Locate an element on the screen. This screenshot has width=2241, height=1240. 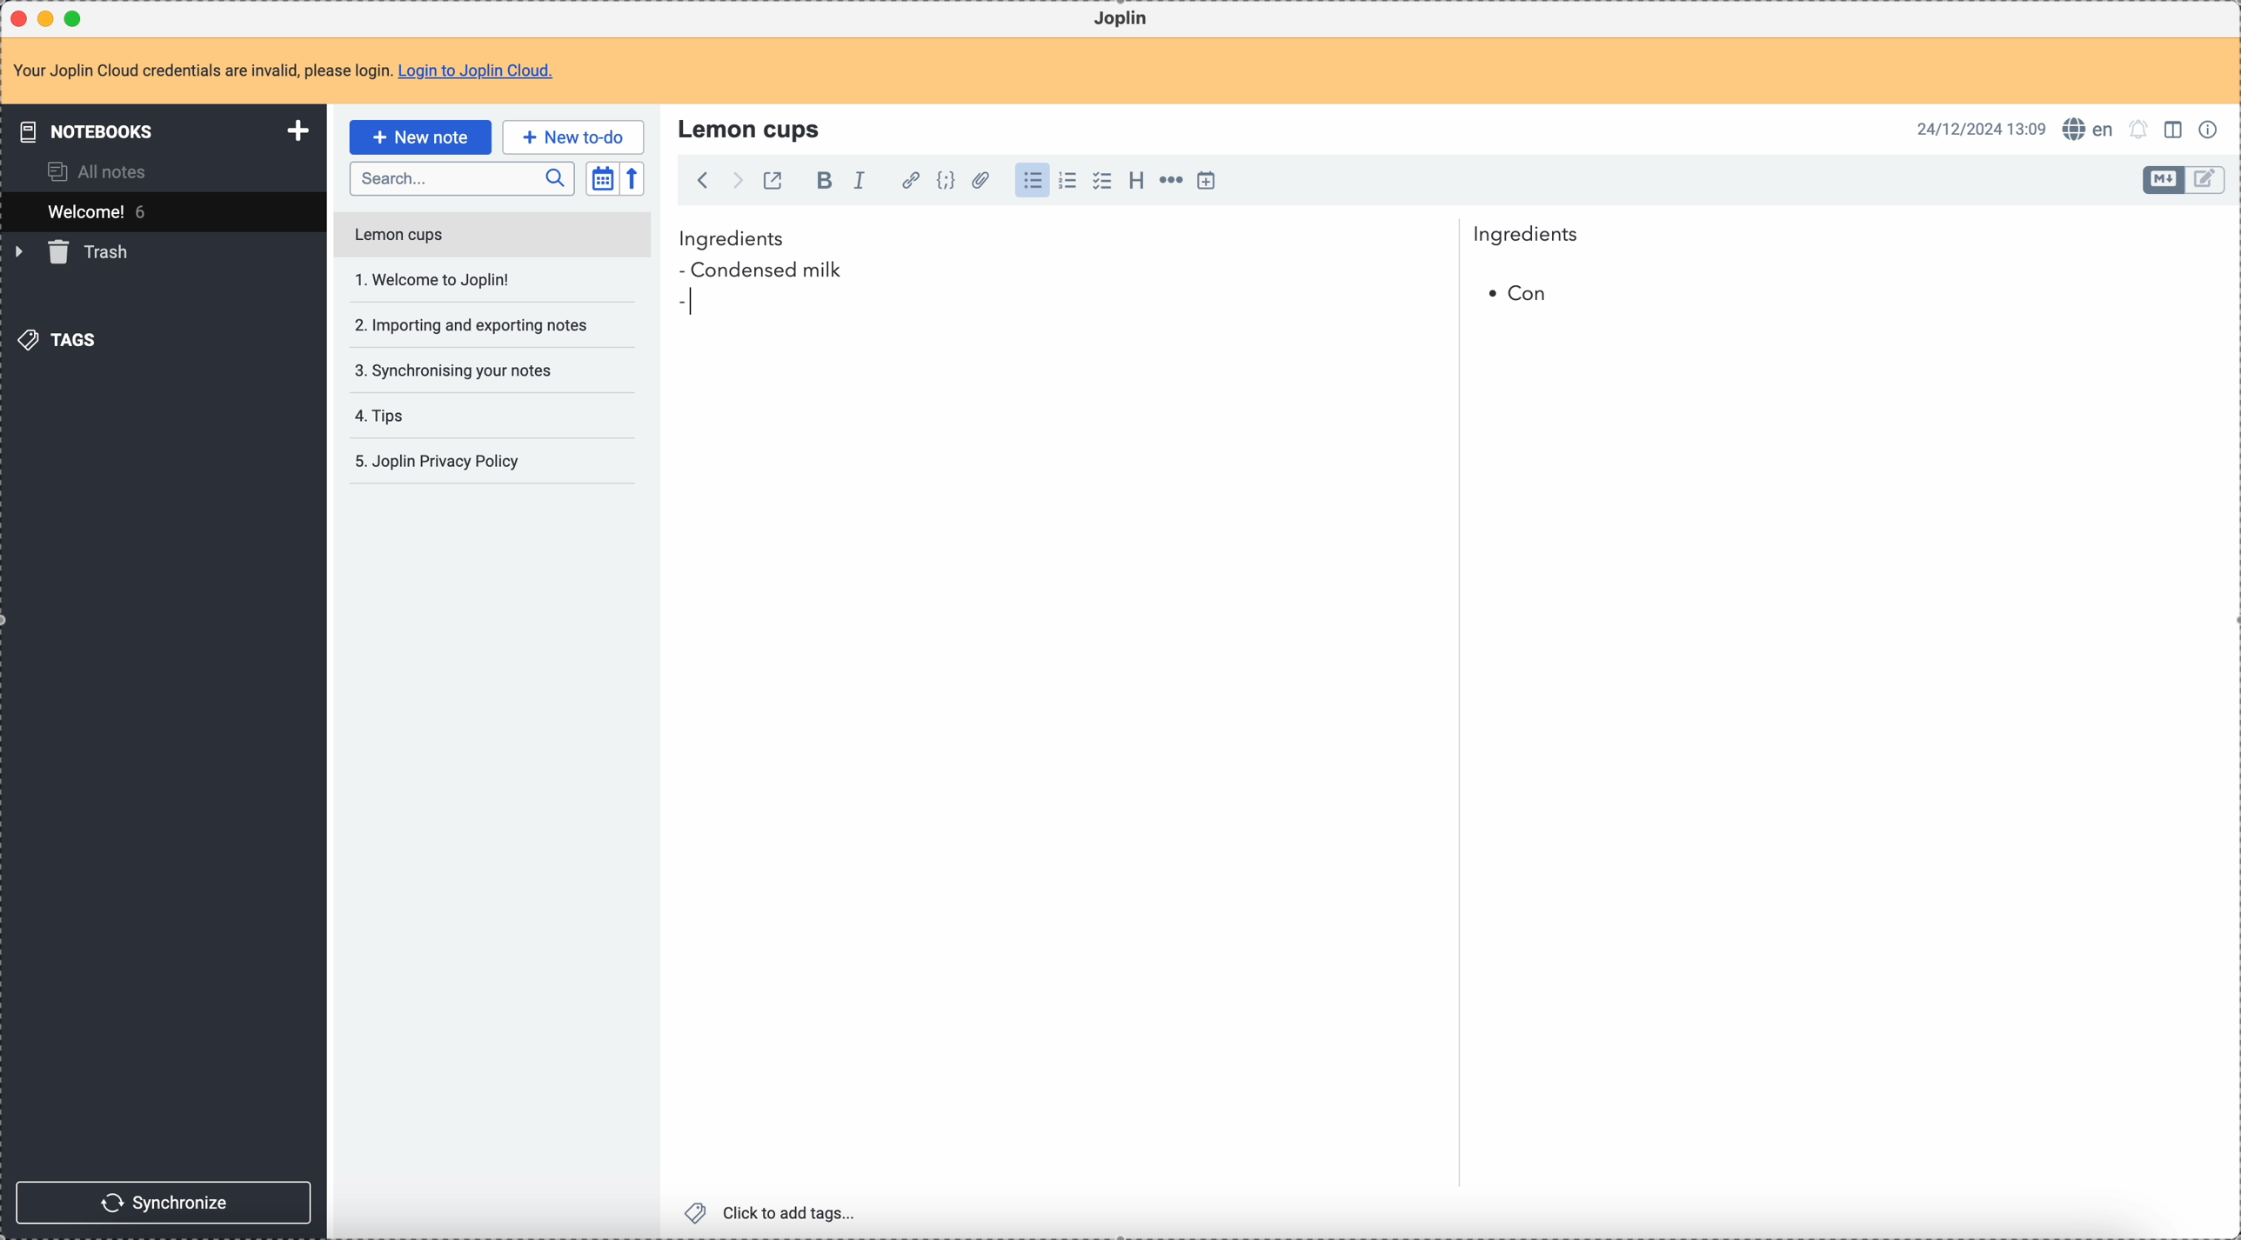
toggle edit layout is located at coordinates (2176, 128).